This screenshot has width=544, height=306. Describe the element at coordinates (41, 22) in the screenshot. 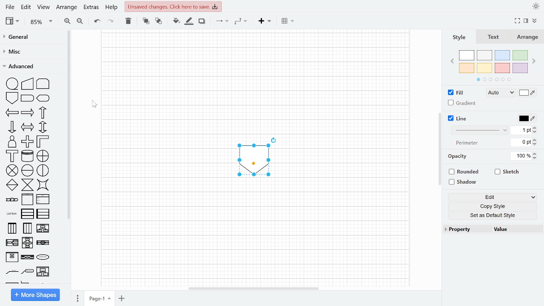

I see `85% - Zoom` at that location.